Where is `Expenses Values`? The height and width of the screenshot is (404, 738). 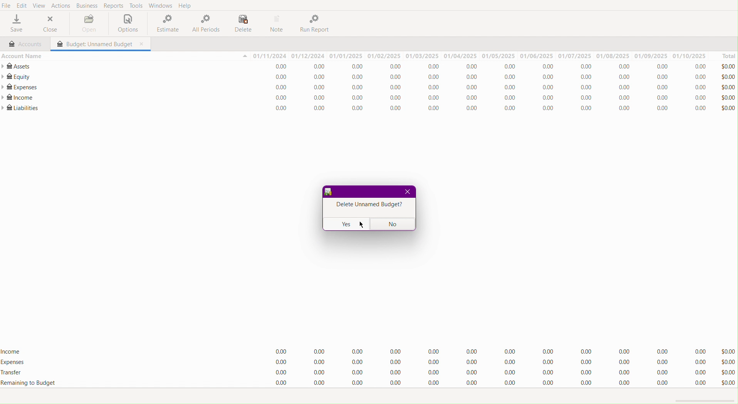
Expenses Values is located at coordinates (490, 88).